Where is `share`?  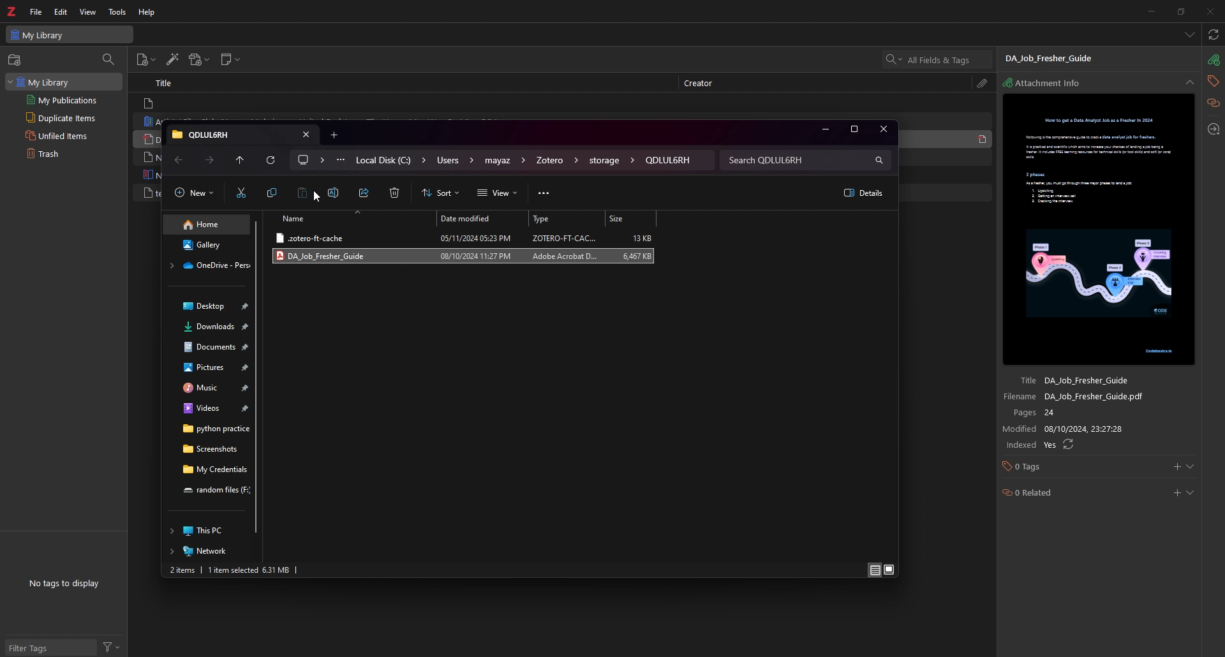
share is located at coordinates (366, 194).